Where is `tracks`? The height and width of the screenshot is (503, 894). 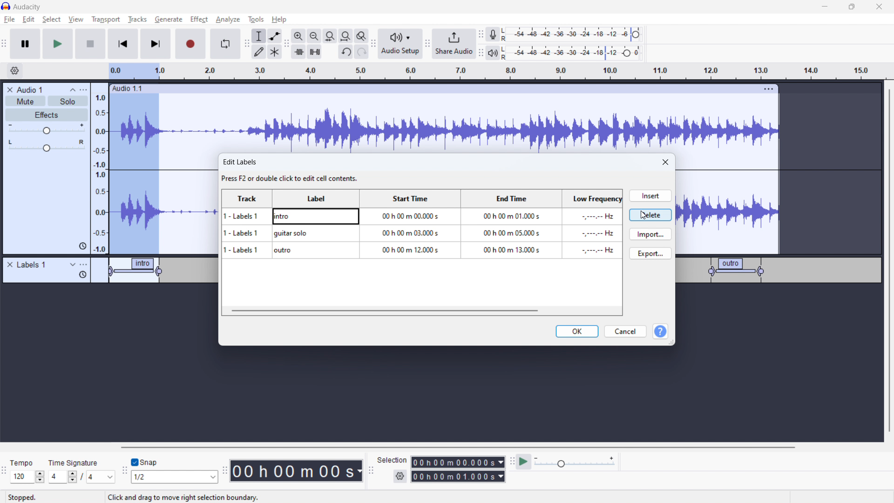 tracks is located at coordinates (138, 20).